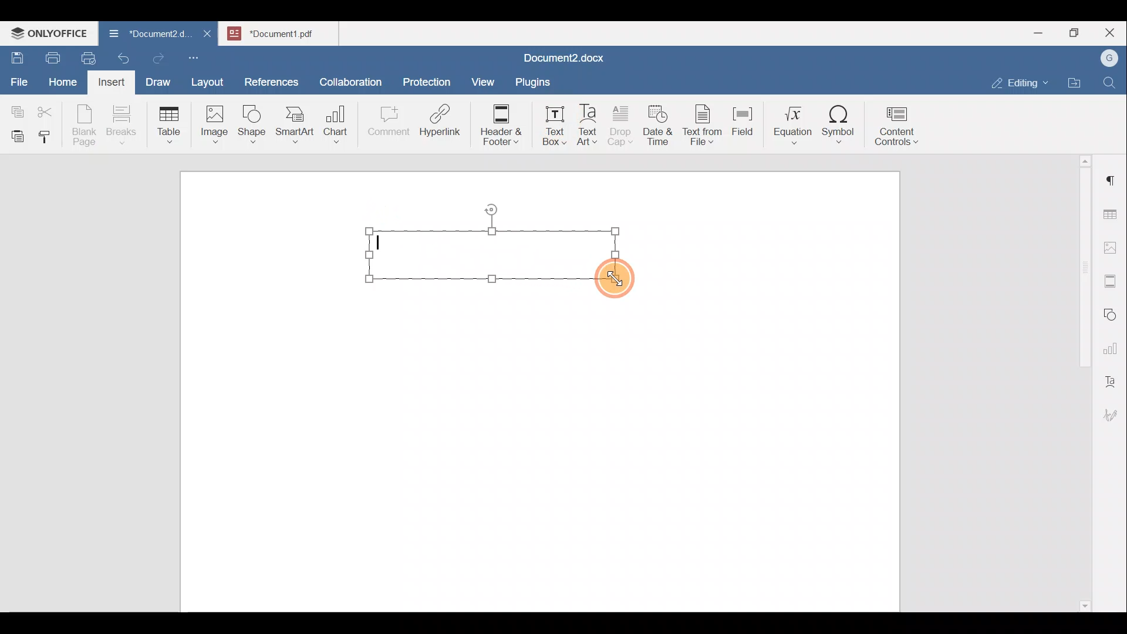  What do you see at coordinates (121, 126) in the screenshot?
I see `Breaks` at bounding box center [121, 126].